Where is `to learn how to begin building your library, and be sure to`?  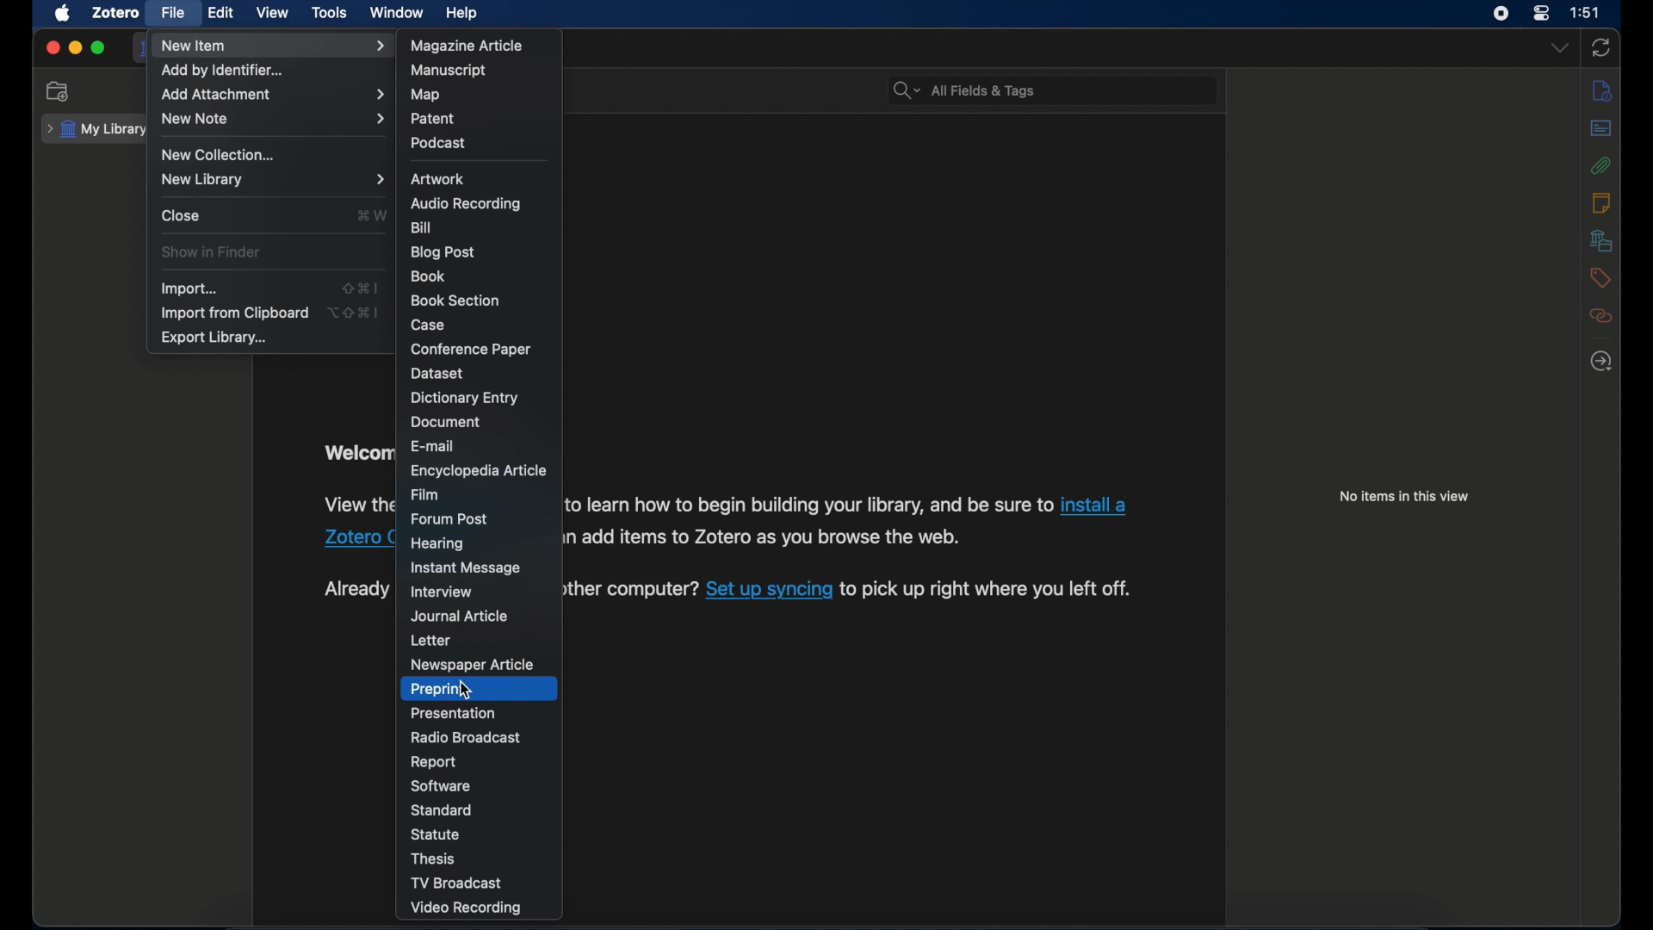 to learn how to begin building your library, and be sure to is located at coordinates (809, 505).